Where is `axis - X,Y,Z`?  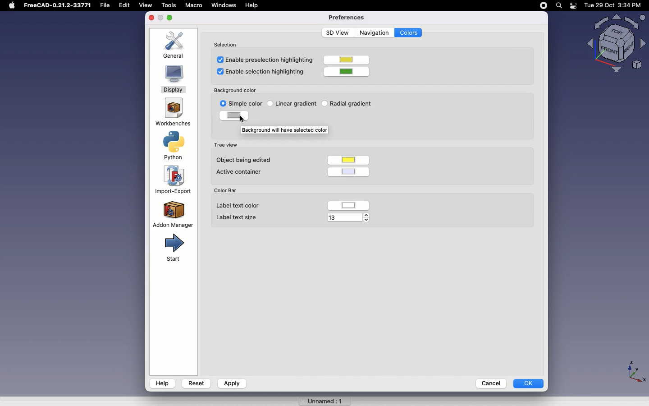 axis - X,Y,Z is located at coordinates (635, 370).